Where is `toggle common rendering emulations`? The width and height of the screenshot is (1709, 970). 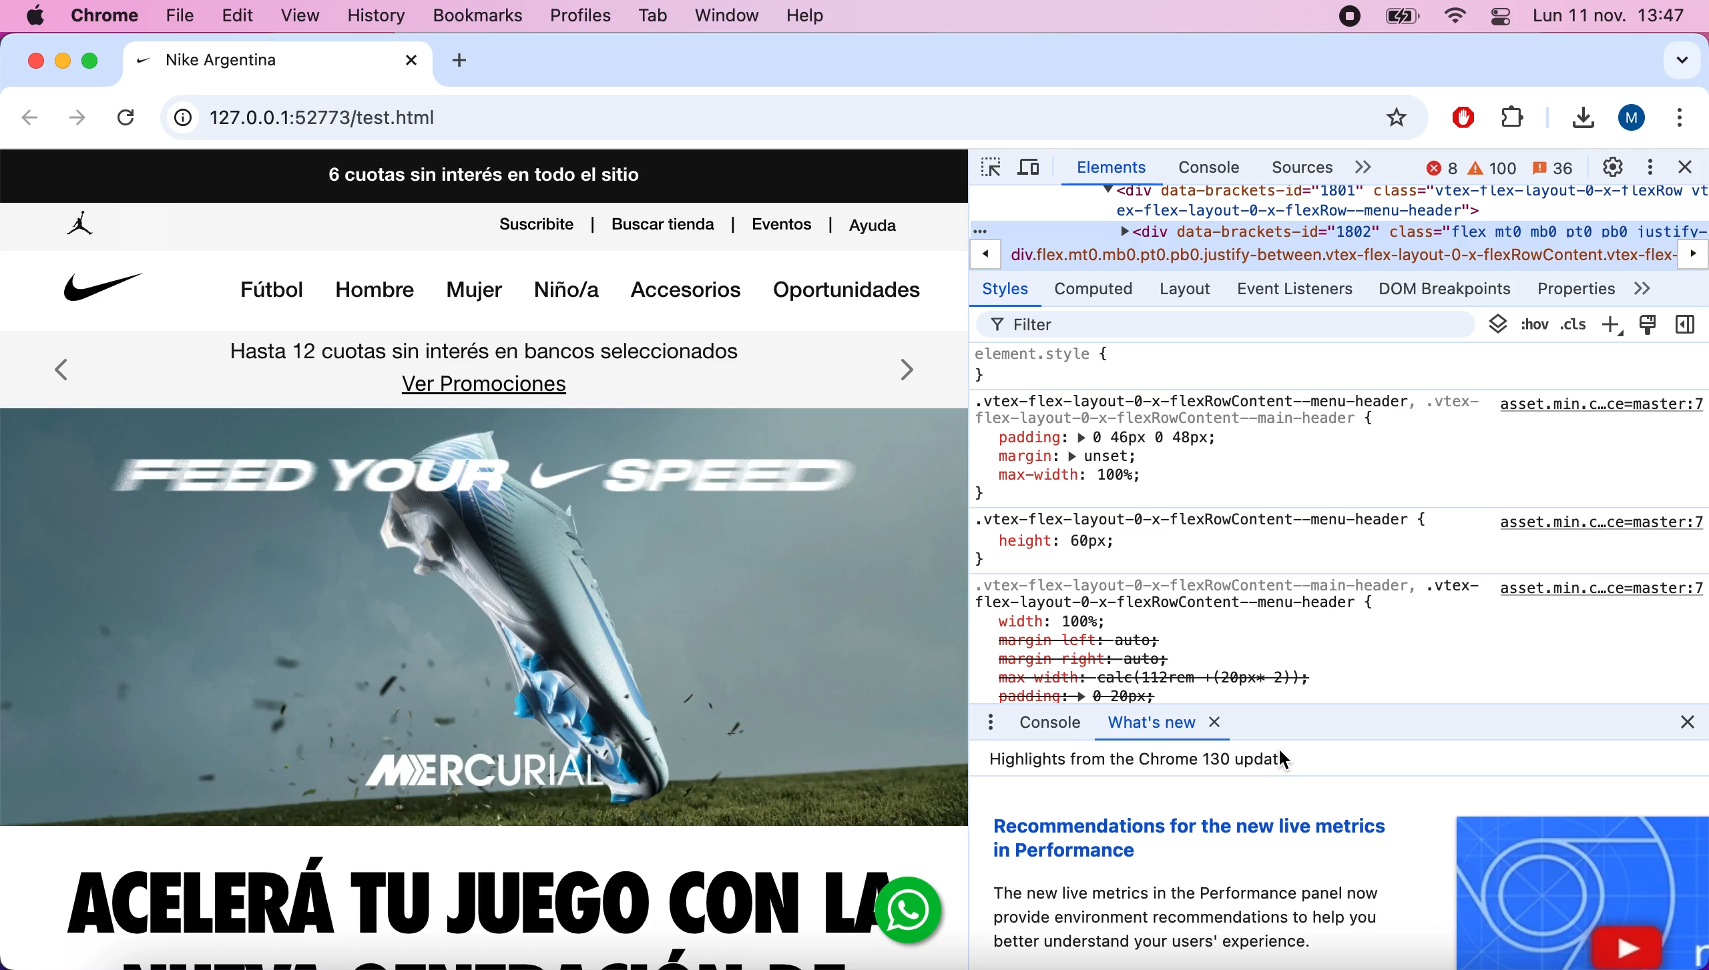
toggle common rendering emulations is located at coordinates (1649, 325).